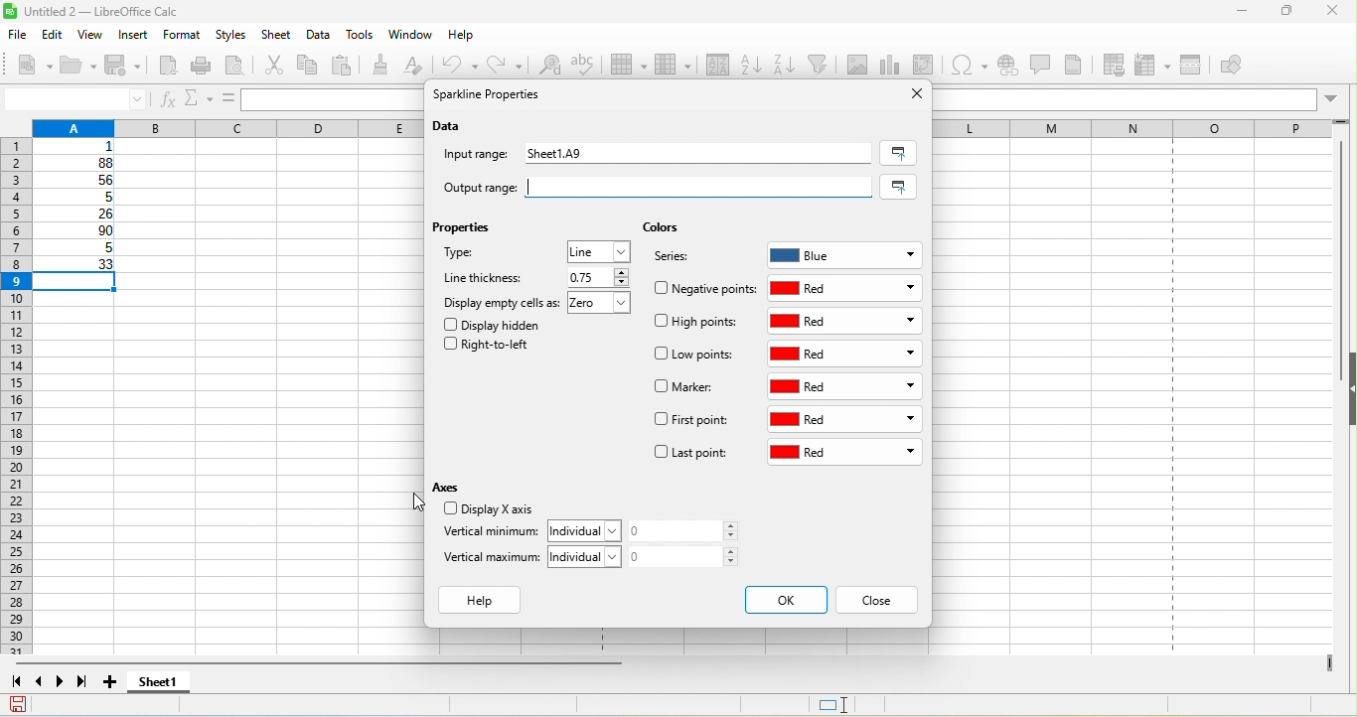 The image size is (1357, 717). Describe the element at coordinates (28, 64) in the screenshot. I see `new` at that location.